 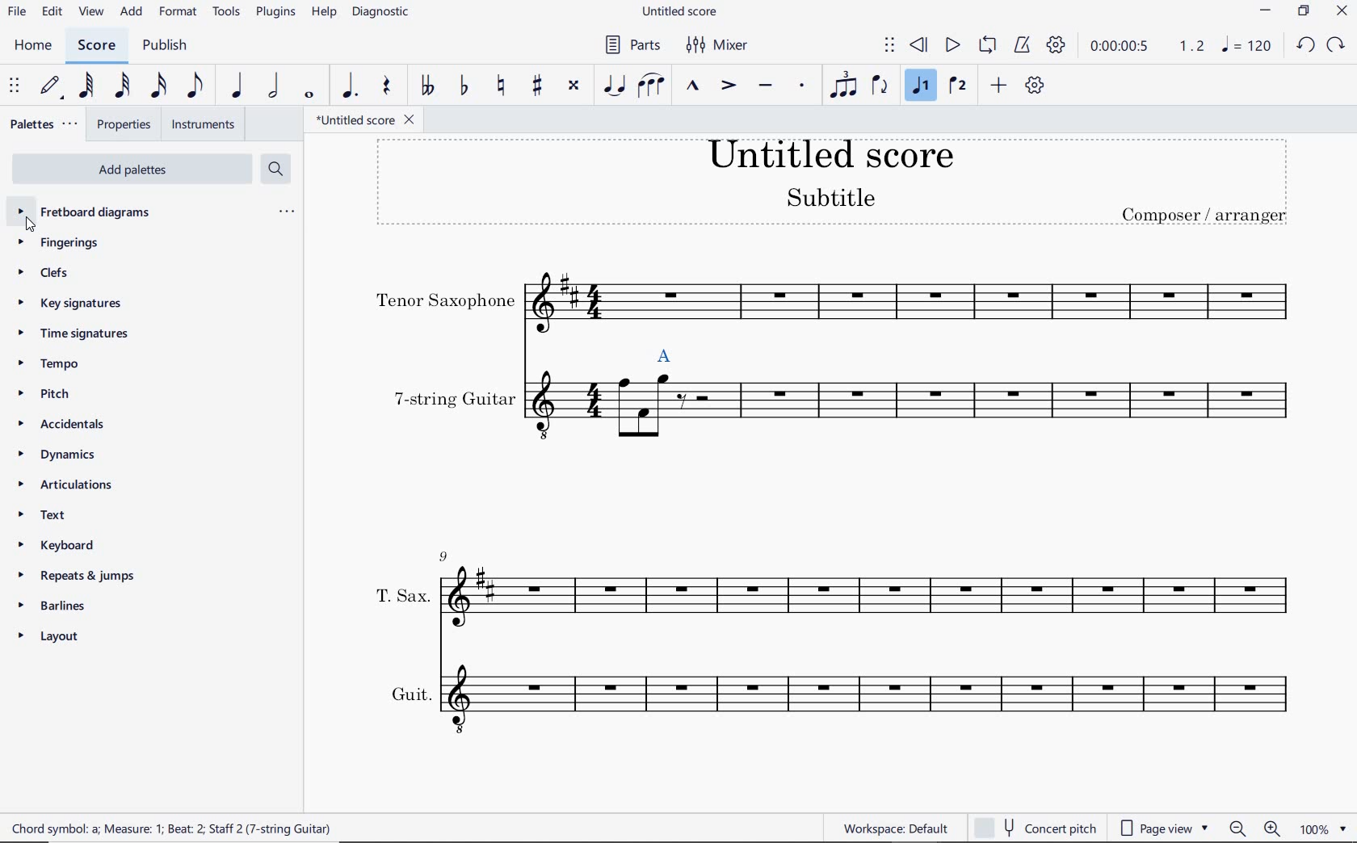 I want to click on TOGGLE FLAT, so click(x=462, y=86).